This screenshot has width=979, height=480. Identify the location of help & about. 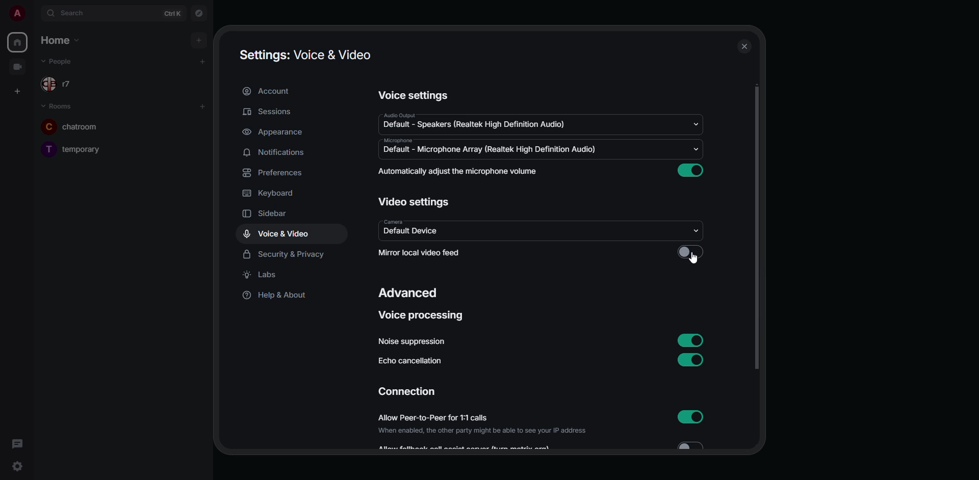
(276, 296).